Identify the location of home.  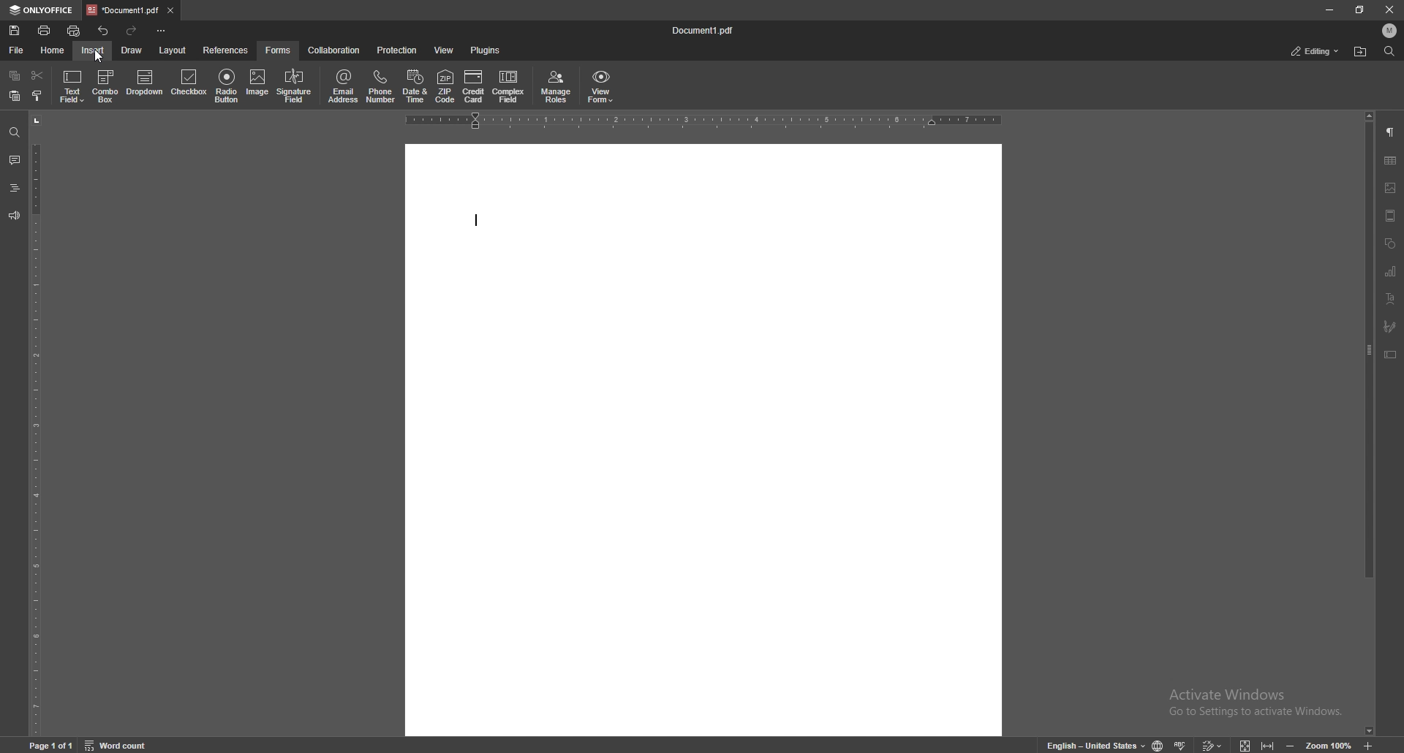
(53, 50).